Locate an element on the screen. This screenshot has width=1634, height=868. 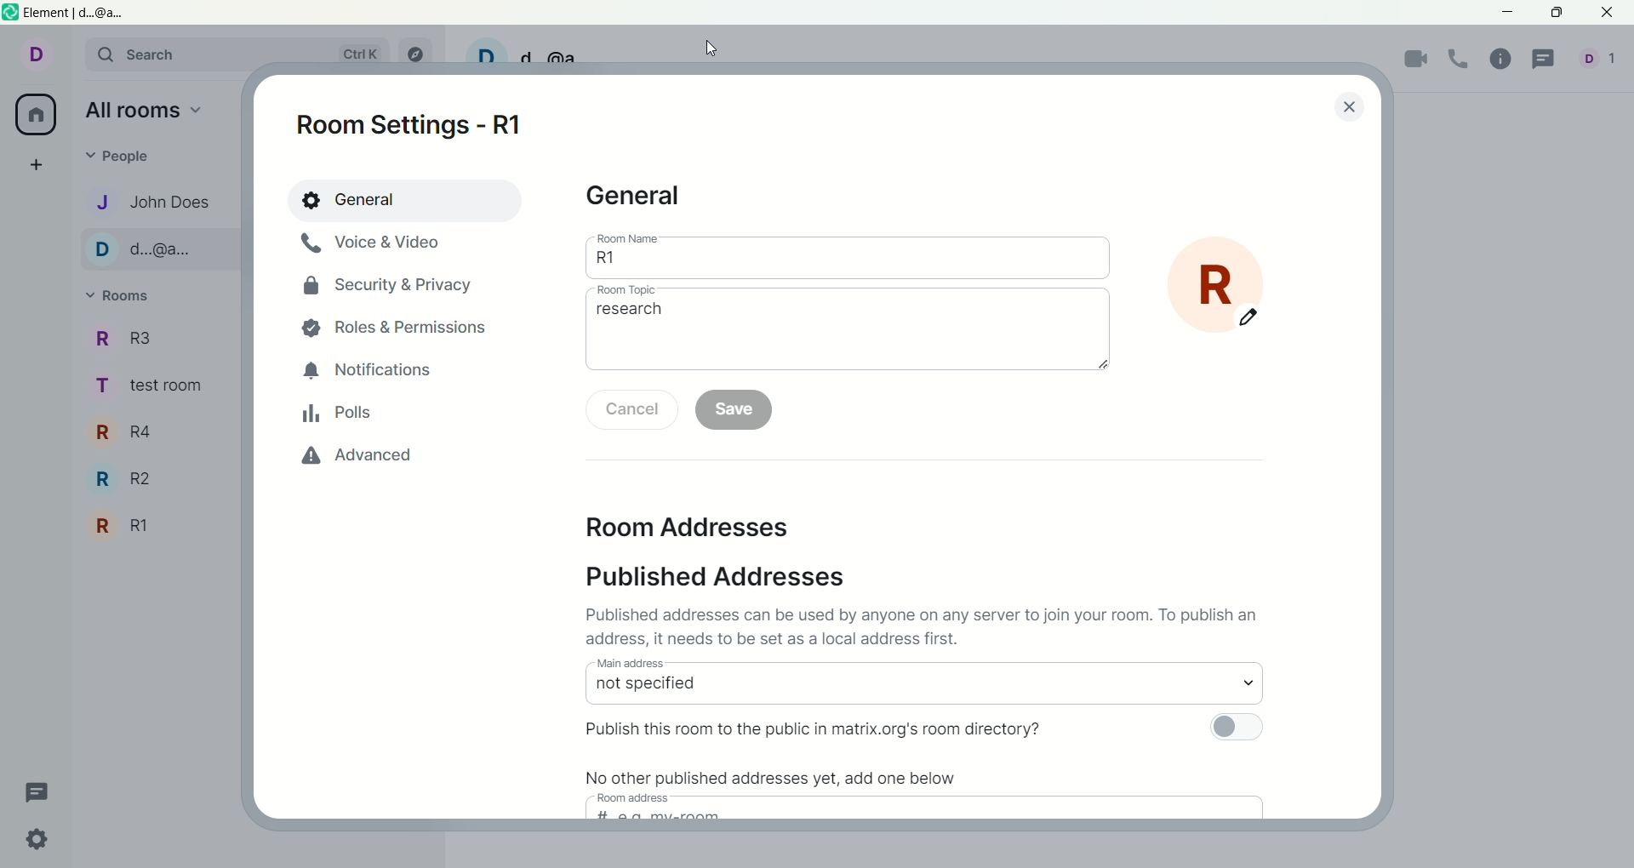
t test room is located at coordinates (159, 390).